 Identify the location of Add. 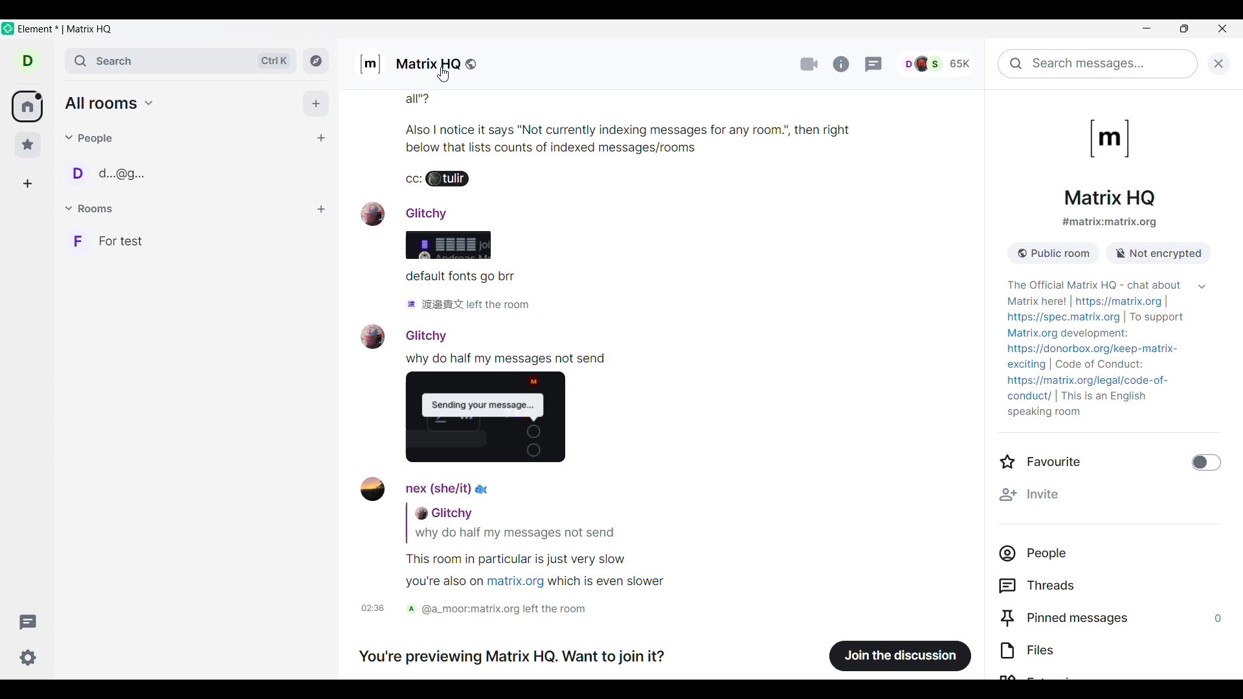
(317, 103).